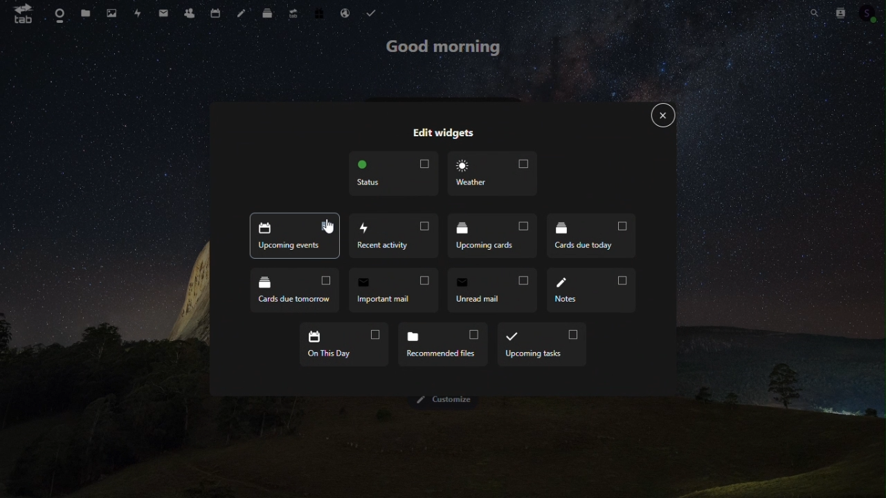  What do you see at coordinates (491, 174) in the screenshot?
I see `Weather` at bounding box center [491, 174].